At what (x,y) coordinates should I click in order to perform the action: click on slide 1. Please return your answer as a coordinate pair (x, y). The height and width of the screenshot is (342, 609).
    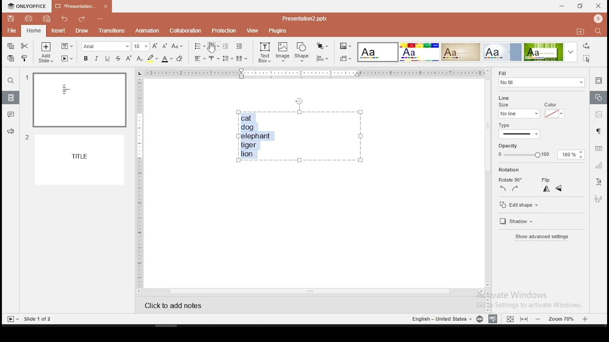
    Looking at the image, I should click on (76, 100).